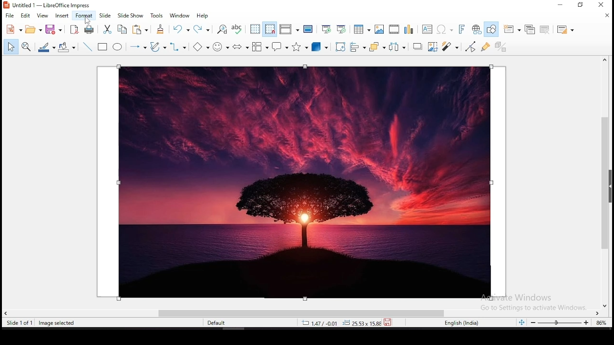 This screenshot has width=614, height=345. What do you see at coordinates (26, 16) in the screenshot?
I see `edit` at bounding box center [26, 16].